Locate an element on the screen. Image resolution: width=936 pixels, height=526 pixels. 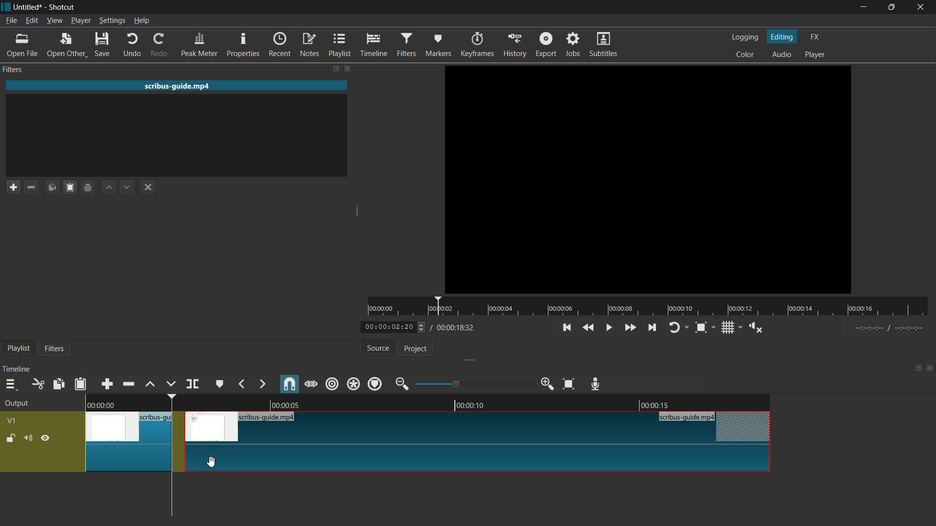
peak meter is located at coordinates (200, 44).